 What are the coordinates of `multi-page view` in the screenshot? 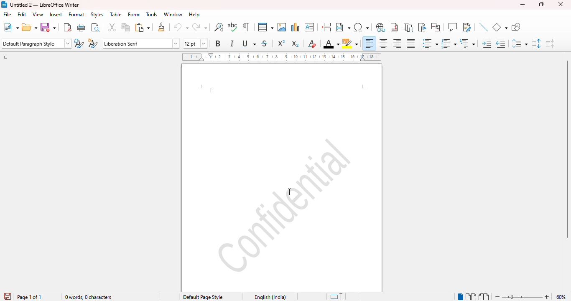 It's located at (471, 296).